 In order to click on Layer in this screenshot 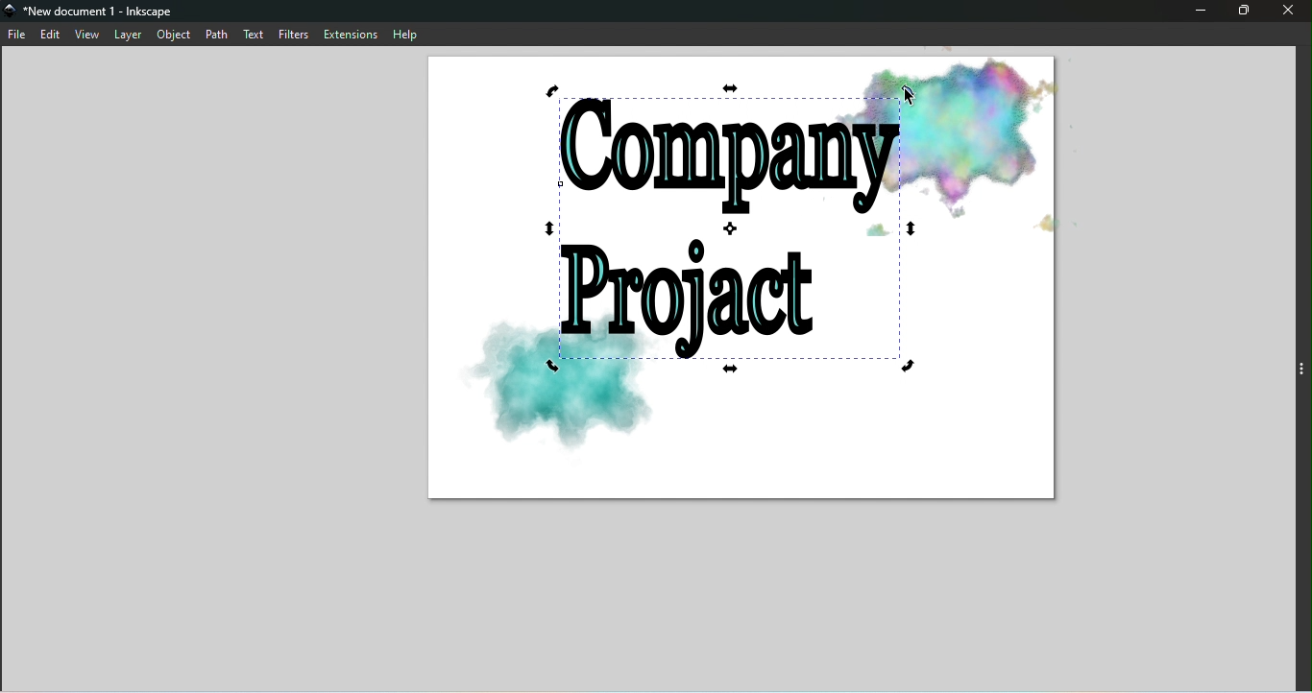, I will do `click(128, 36)`.